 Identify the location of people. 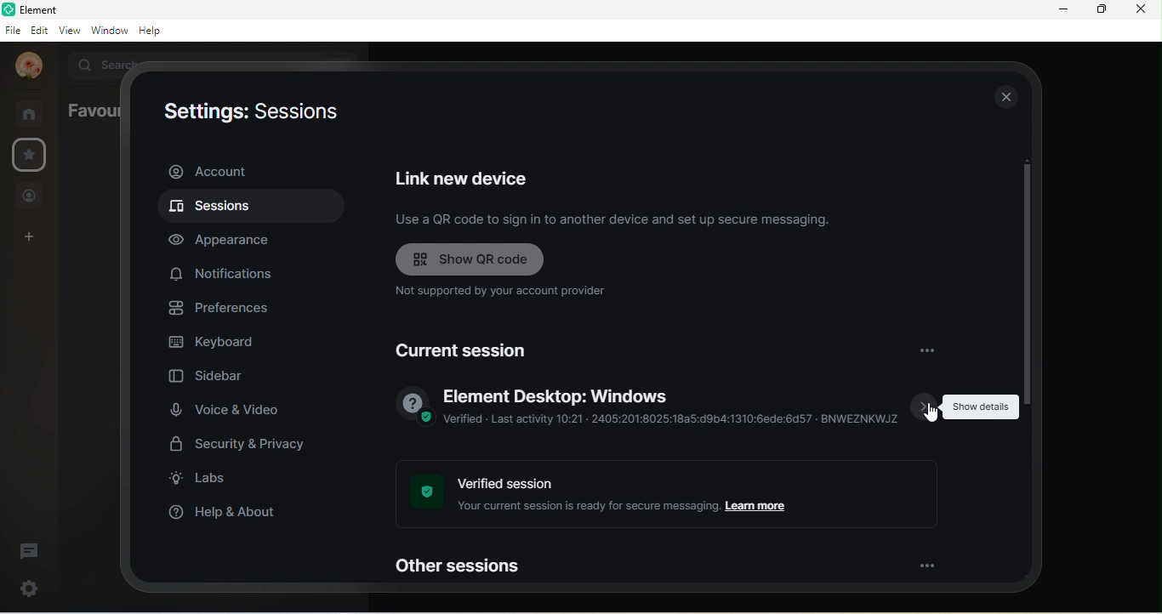
(30, 197).